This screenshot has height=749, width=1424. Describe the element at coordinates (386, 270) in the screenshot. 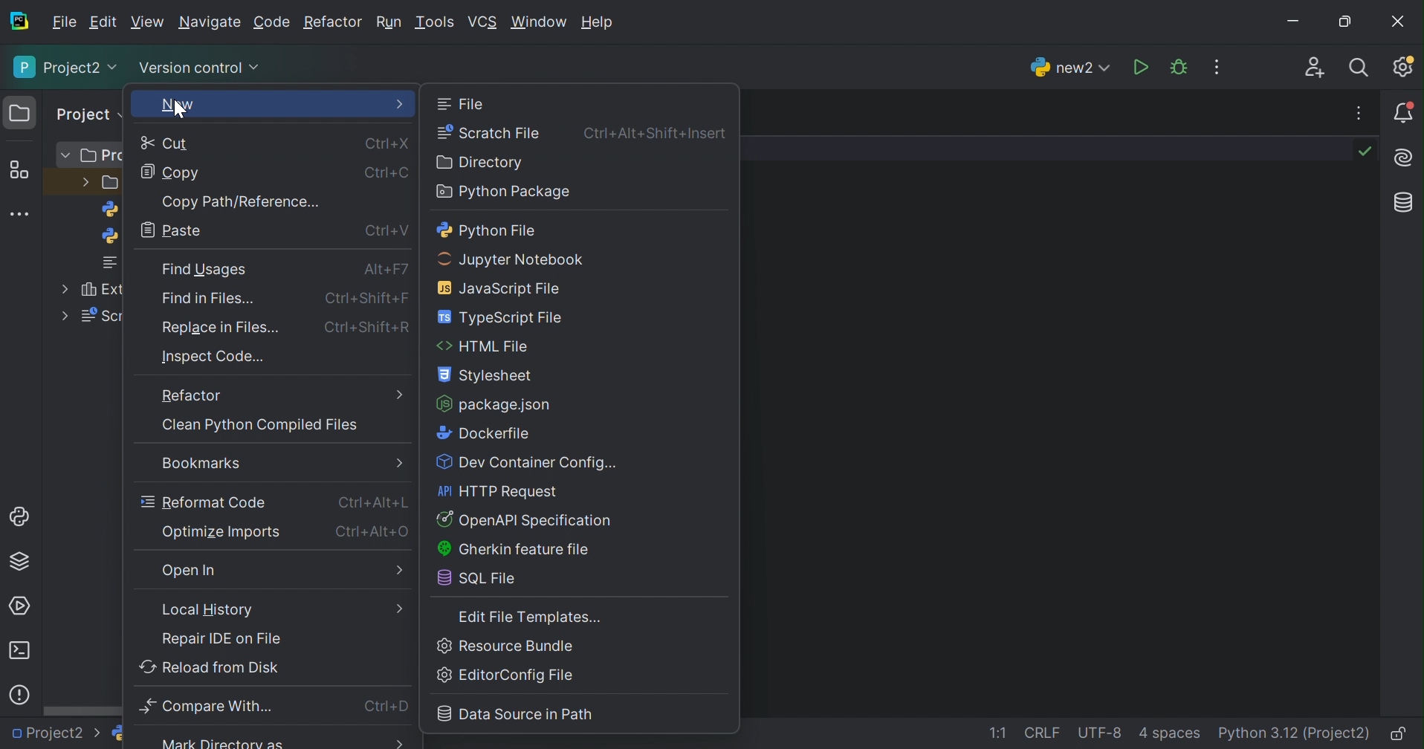

I see `Alt+F7` at that location.